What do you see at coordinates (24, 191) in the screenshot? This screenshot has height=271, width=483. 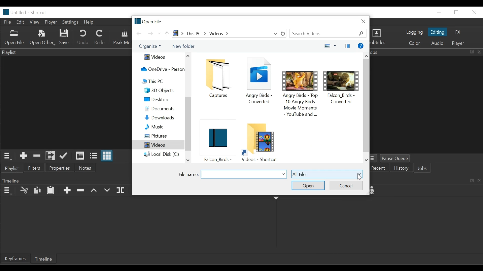 I see `Cut` at bounding box center [24, 191].